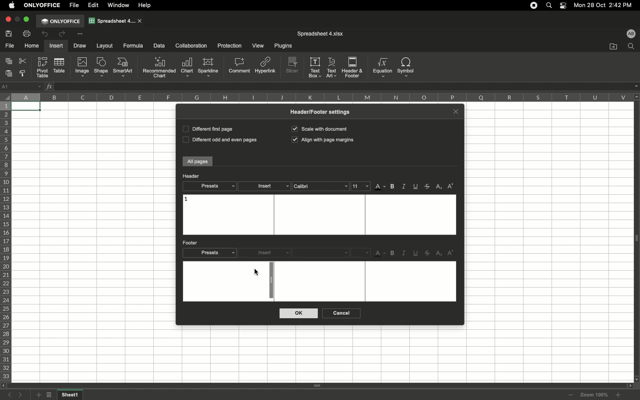 The image size is (640, 400). What do you see at coordinates (38, 395) in the screenshot?
I see `Add sheet` at bounding box center [38, 395].